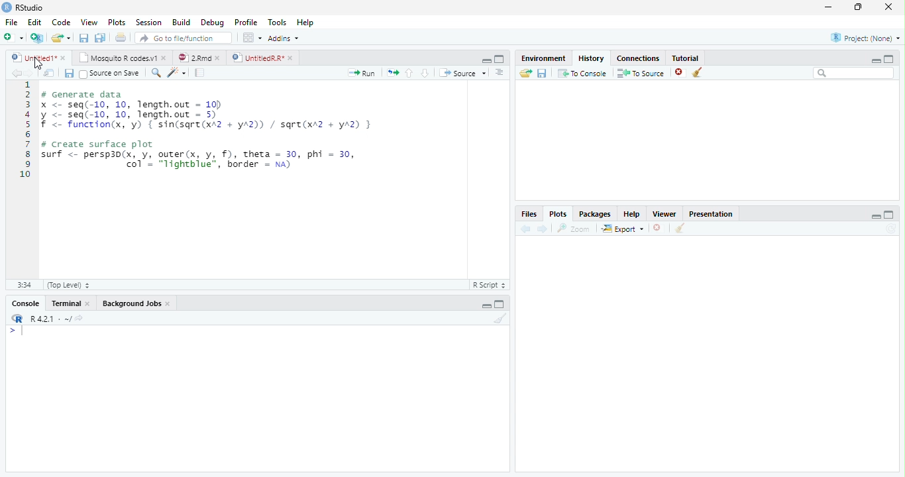 The width and height of the screenshot is (905, 477). I want to click on Create a project, so click(36, 38).